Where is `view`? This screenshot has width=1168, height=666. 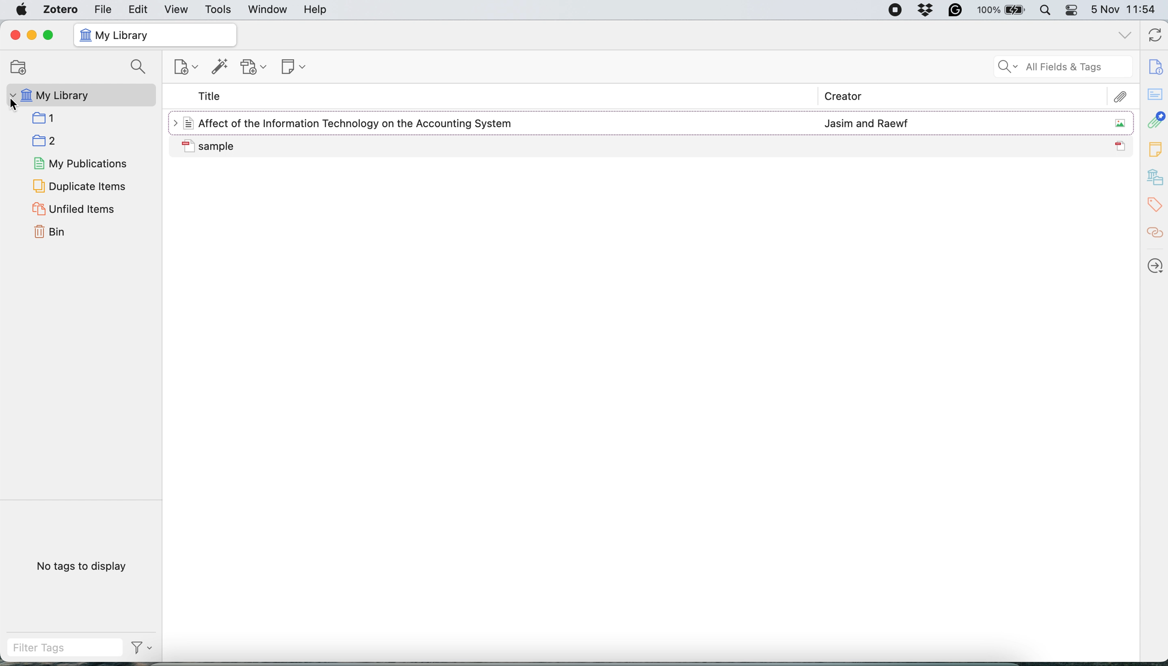
view is located at coordinates (177, 11).